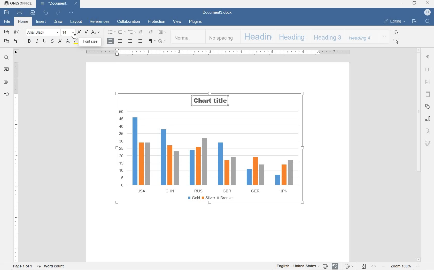 This screenshot has height=270, width=434. I want to click on FONT NAME, so click(43, 32).